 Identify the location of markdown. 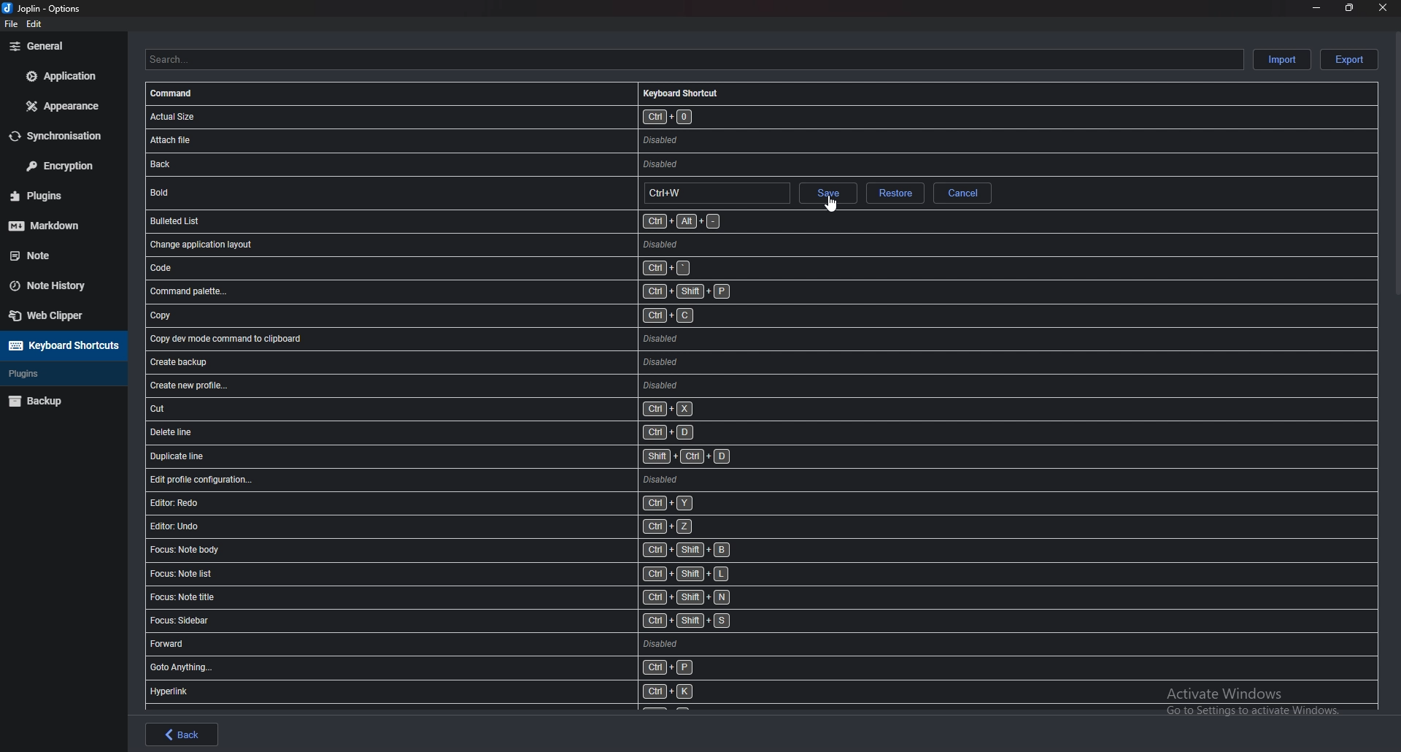
(57, 225).